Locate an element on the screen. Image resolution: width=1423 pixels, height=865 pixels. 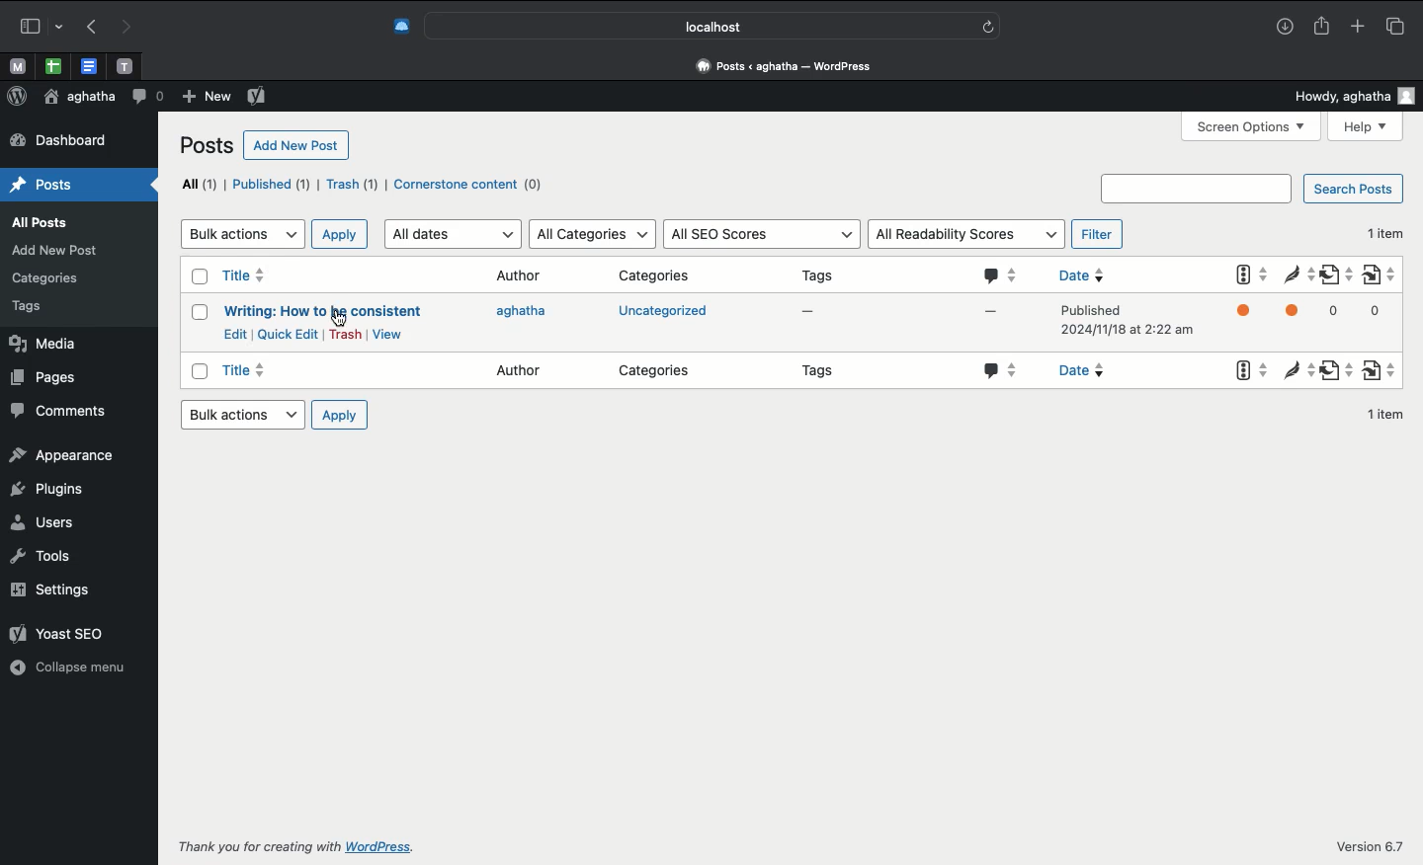
Apply is located at coordinates (339, 415).